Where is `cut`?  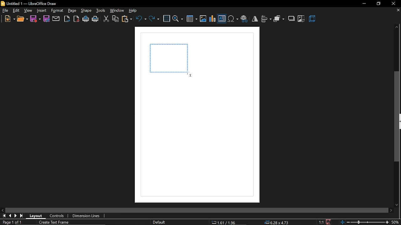 cut is located at coordinates (106, 19).